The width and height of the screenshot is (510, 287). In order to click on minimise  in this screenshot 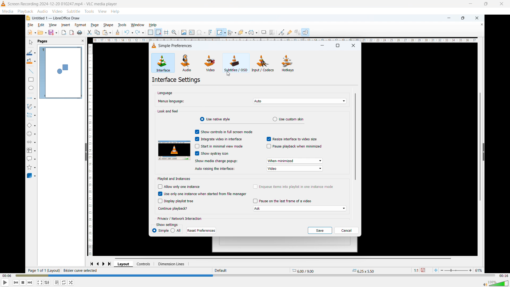, I will do `click(322, 46)`.